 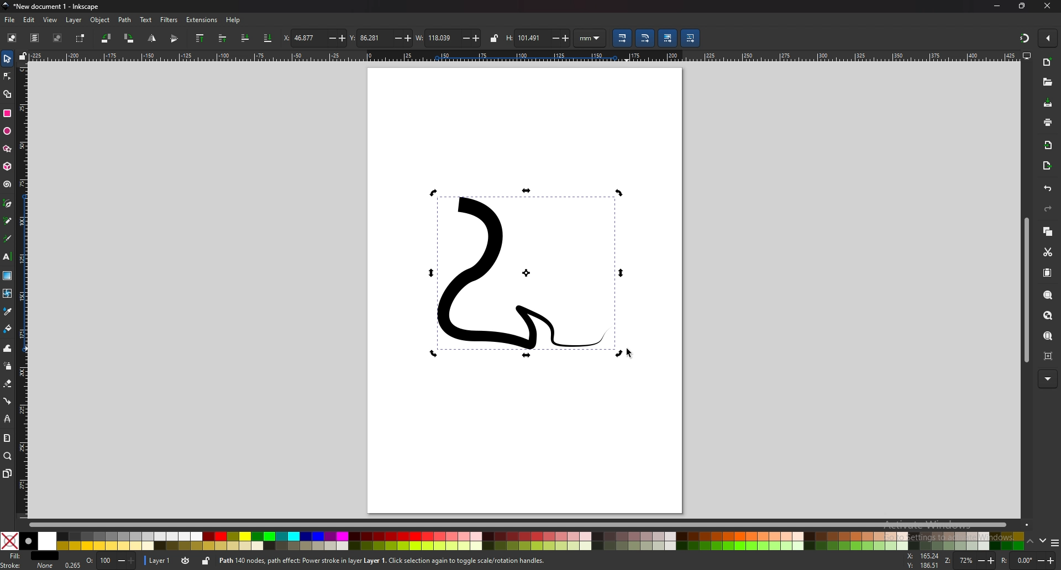 I want to click on zoom page, so click(x=1048, y=336).